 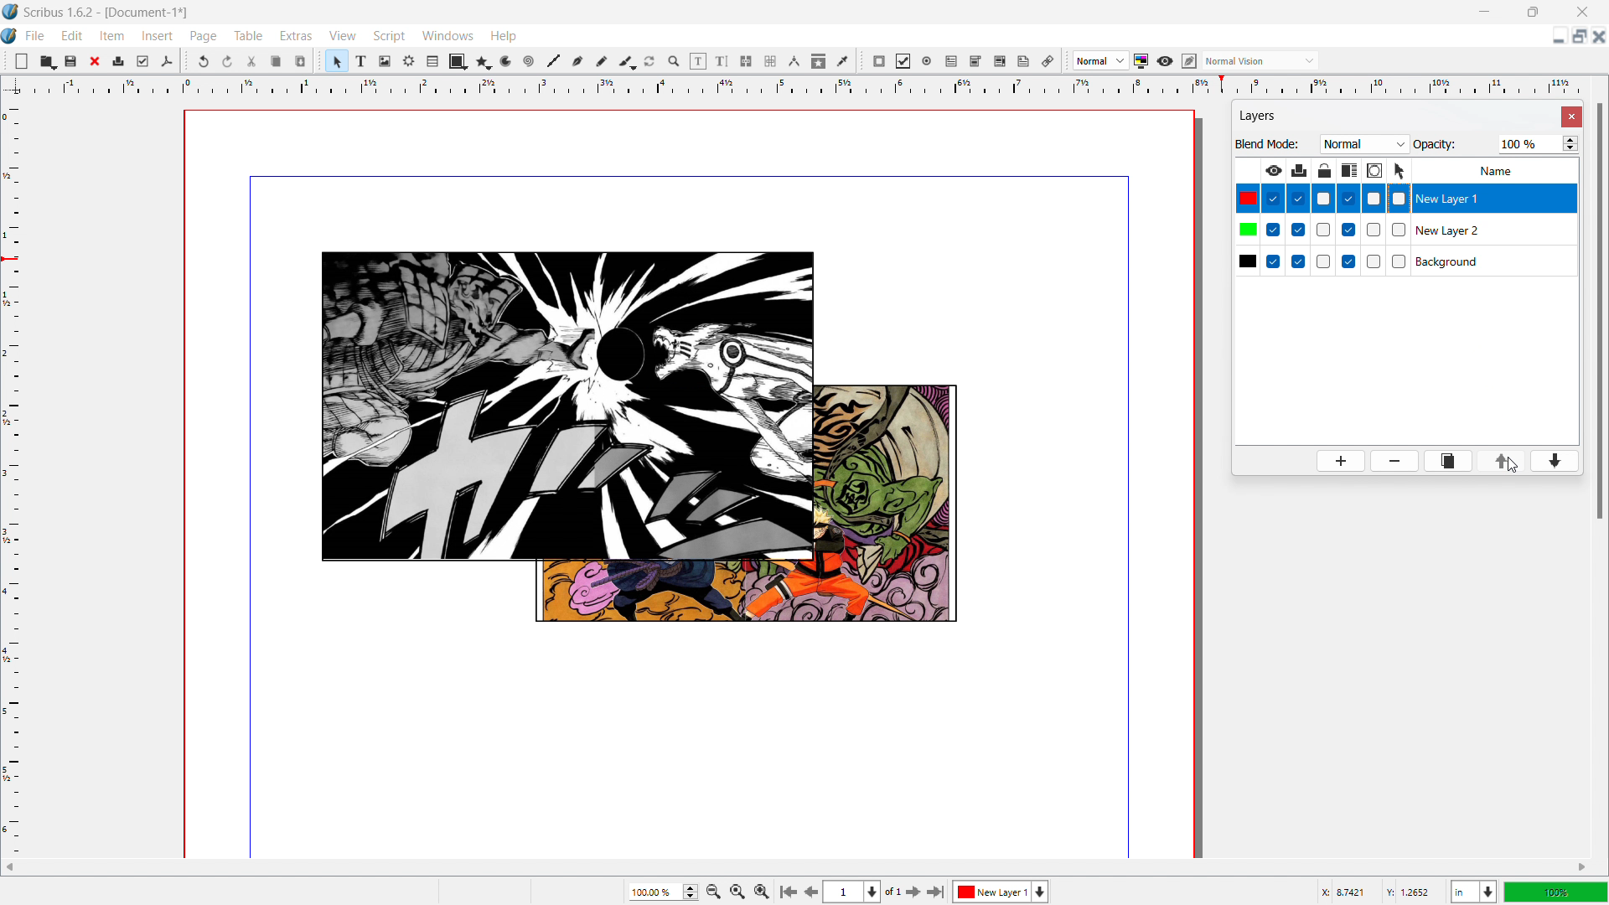 I want to click on make text in lower layer float around object, so click(x=1349, y=170).